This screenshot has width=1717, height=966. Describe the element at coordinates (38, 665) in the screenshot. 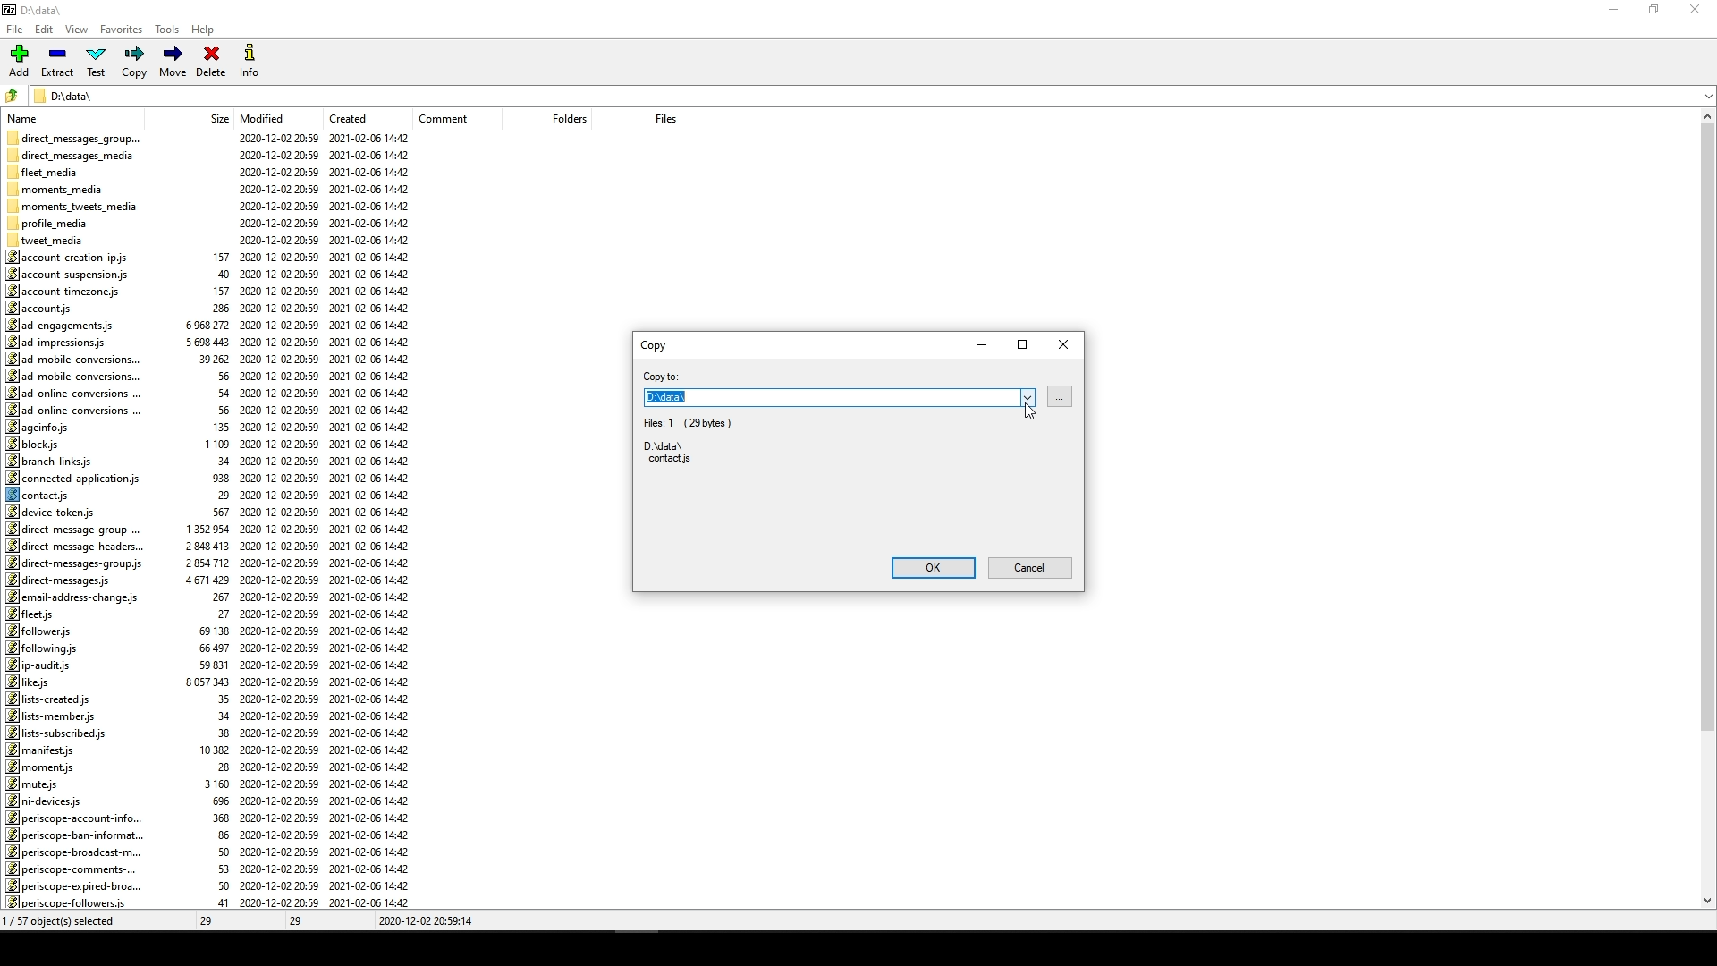

I see `ip-audits.js` at that location.